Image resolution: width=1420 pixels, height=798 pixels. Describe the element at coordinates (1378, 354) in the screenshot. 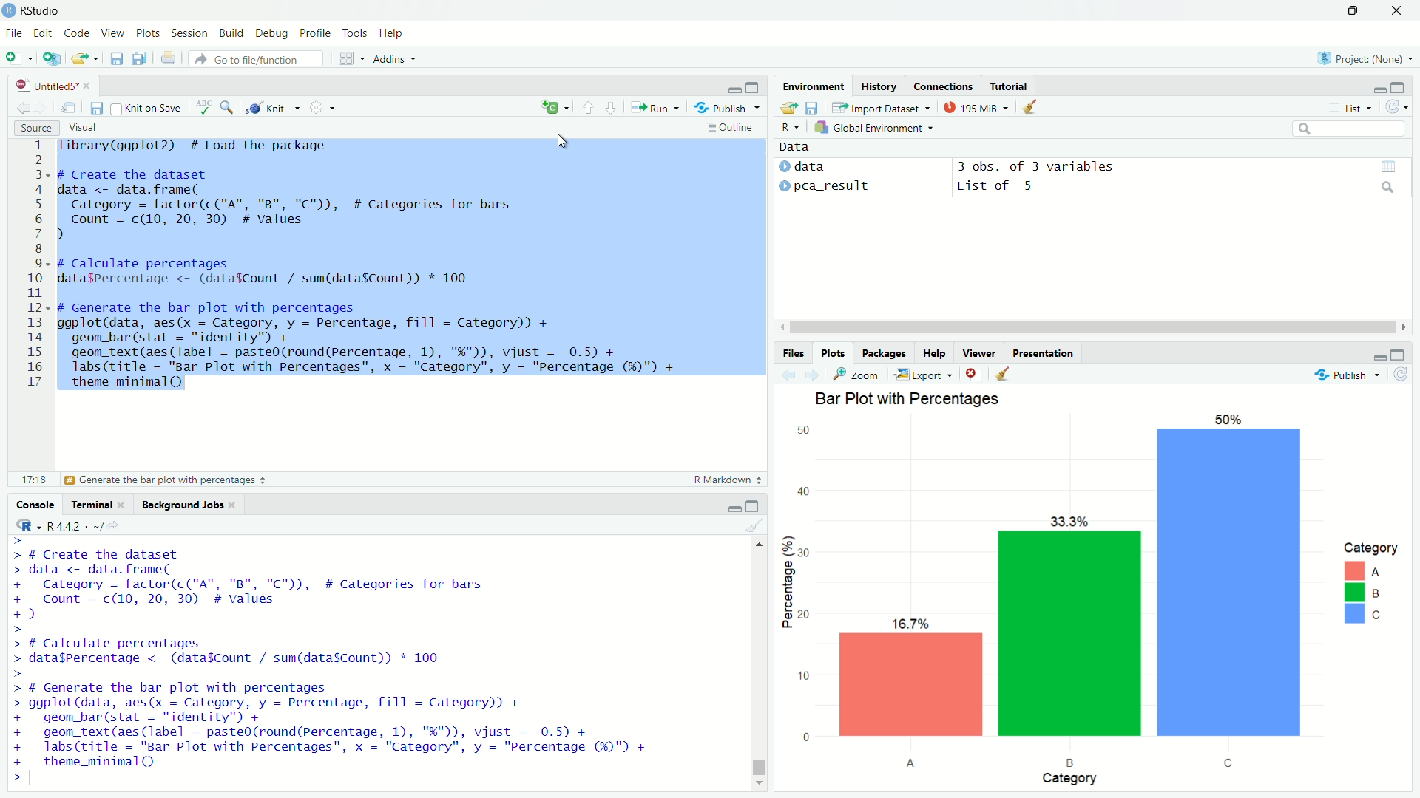

I see `minimize` at that location.